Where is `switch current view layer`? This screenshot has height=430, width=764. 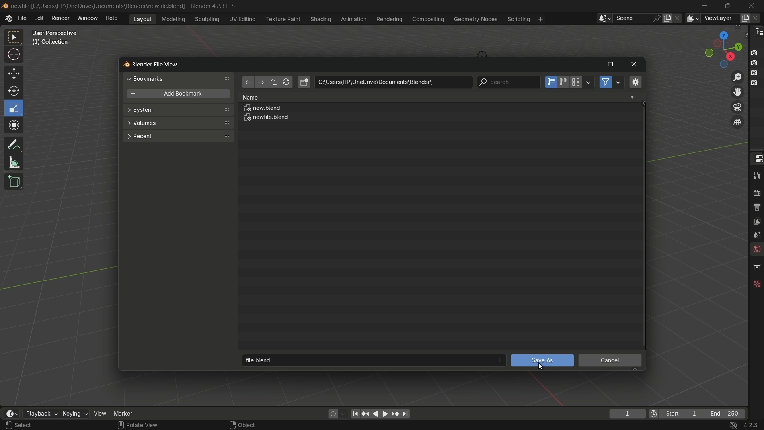
switch current view layer is located at coordinates (737, 123).